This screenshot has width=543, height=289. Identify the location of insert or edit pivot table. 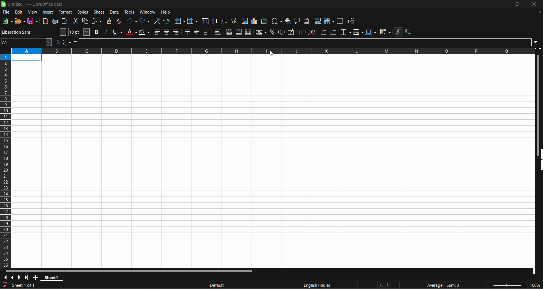
(264, 21).